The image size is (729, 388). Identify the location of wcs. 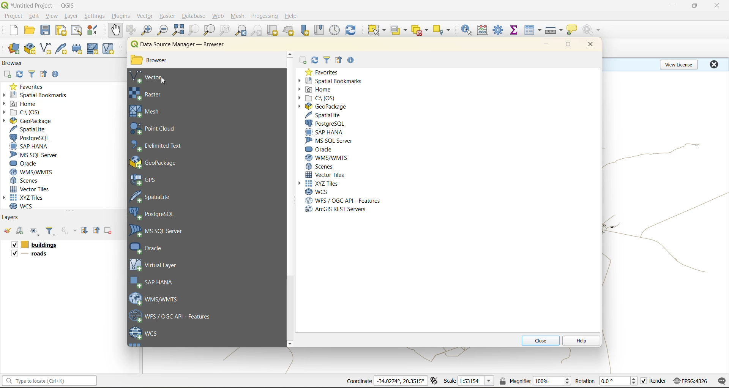
(144, 334).